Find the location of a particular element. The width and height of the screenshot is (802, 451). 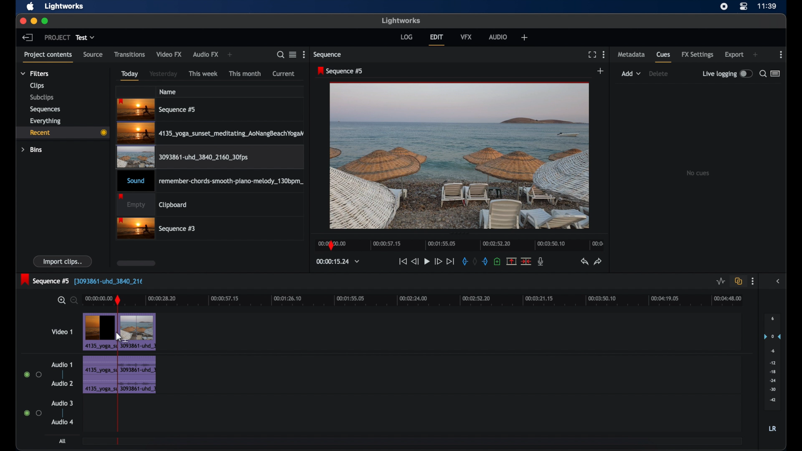

sequence 3 is located at coordinates (157, 229).